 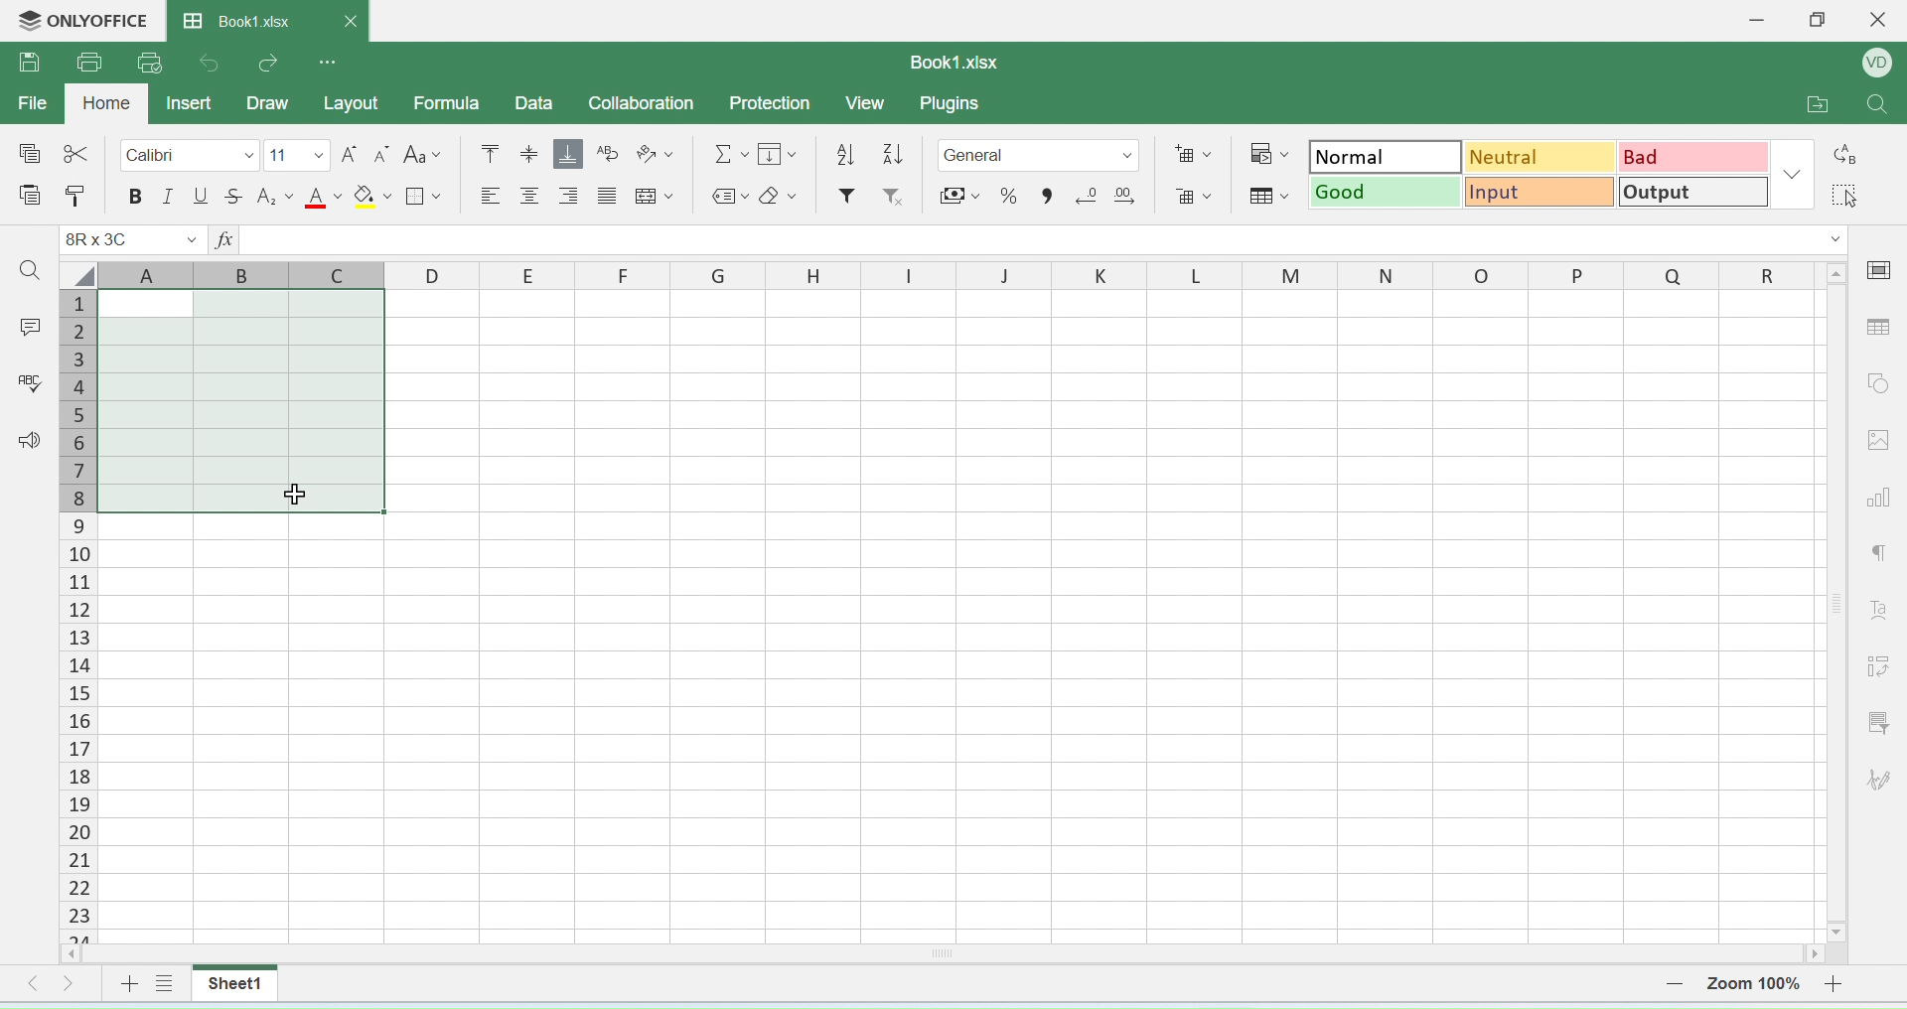 I want to click on bolde, so click(x=134, y=199).